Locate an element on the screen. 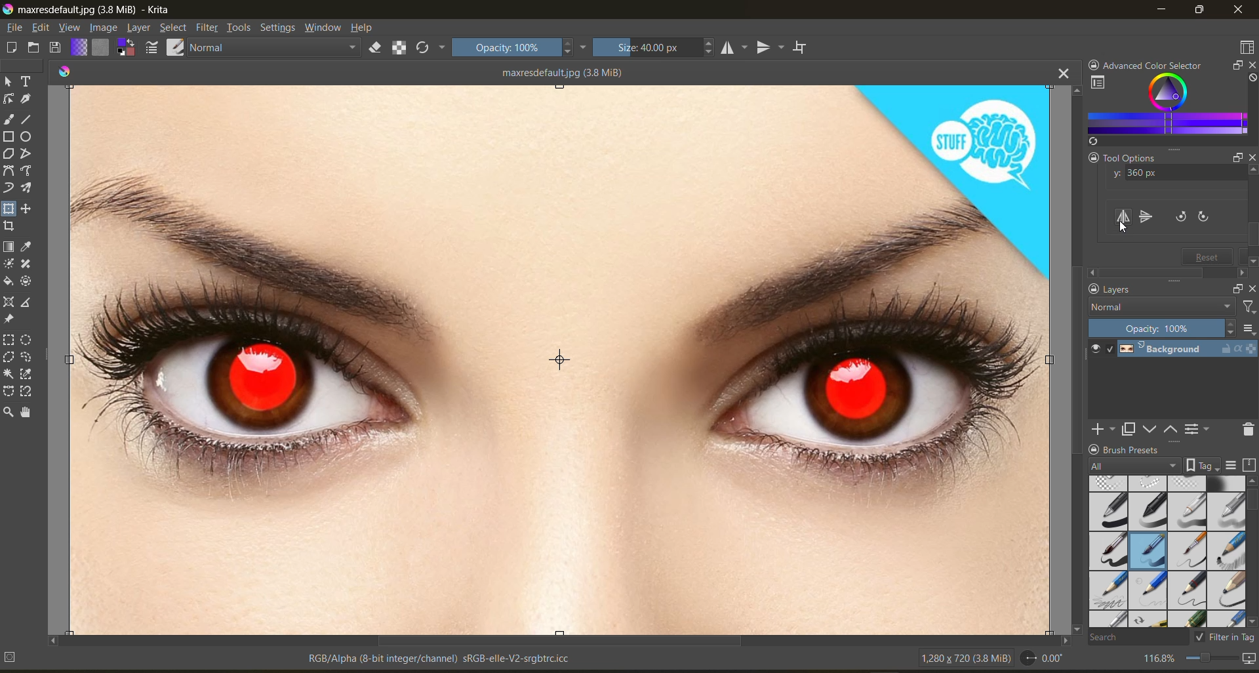 The height and width of the screenshot is (673, 1259). map the canvas is located at coordinates (1247, 658).